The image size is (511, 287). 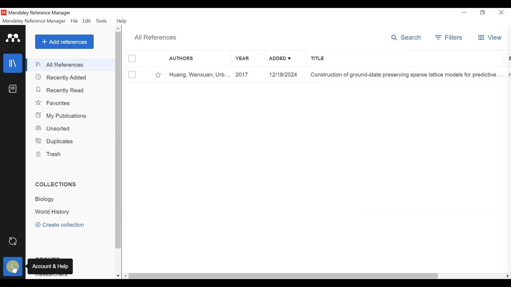 What do you see at coordinates (464, 13) in the screenshot?
I see `minimize` at bounding box center [464, 13].